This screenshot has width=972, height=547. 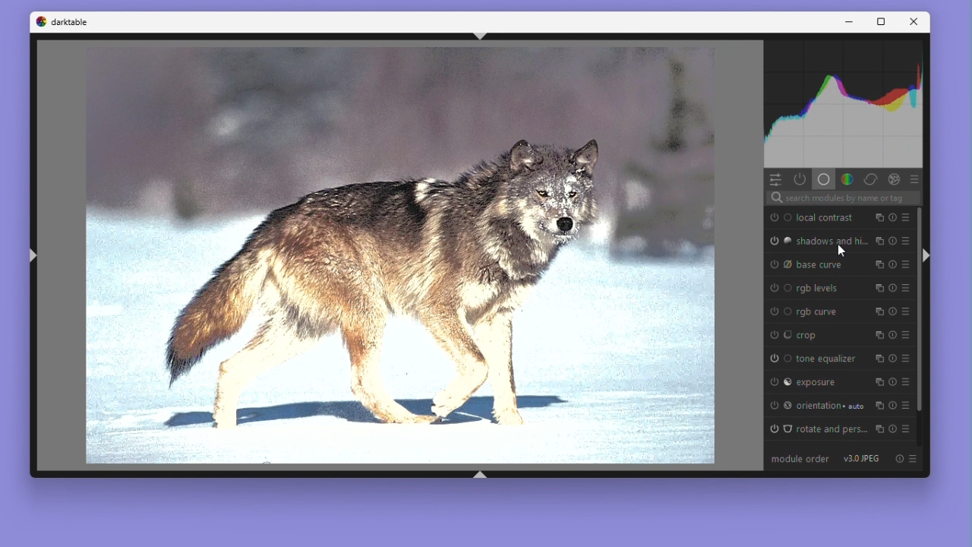 I want to click on base curve, so click(x=822, y=267).